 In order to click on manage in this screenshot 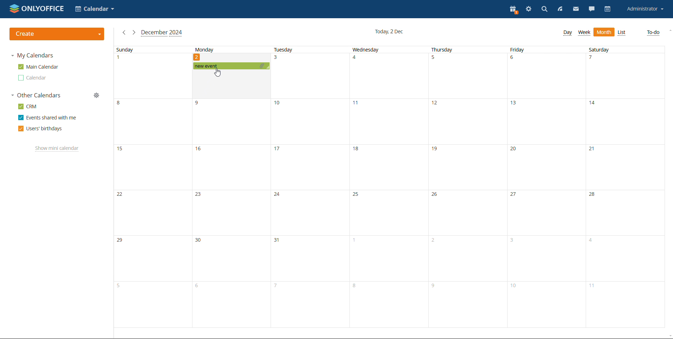, I will do `click(96, 95)`.